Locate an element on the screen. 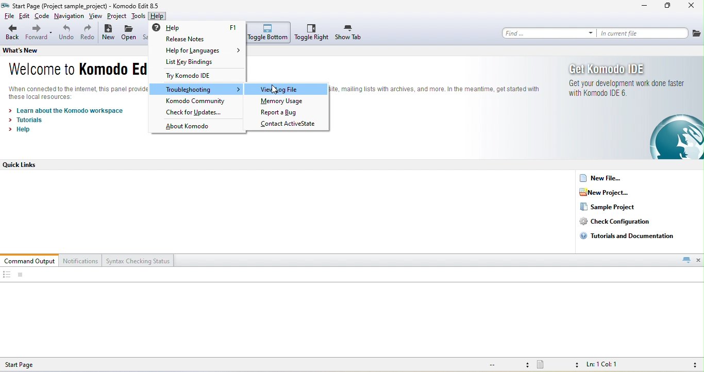  select option is located at coordinates (289, 89).